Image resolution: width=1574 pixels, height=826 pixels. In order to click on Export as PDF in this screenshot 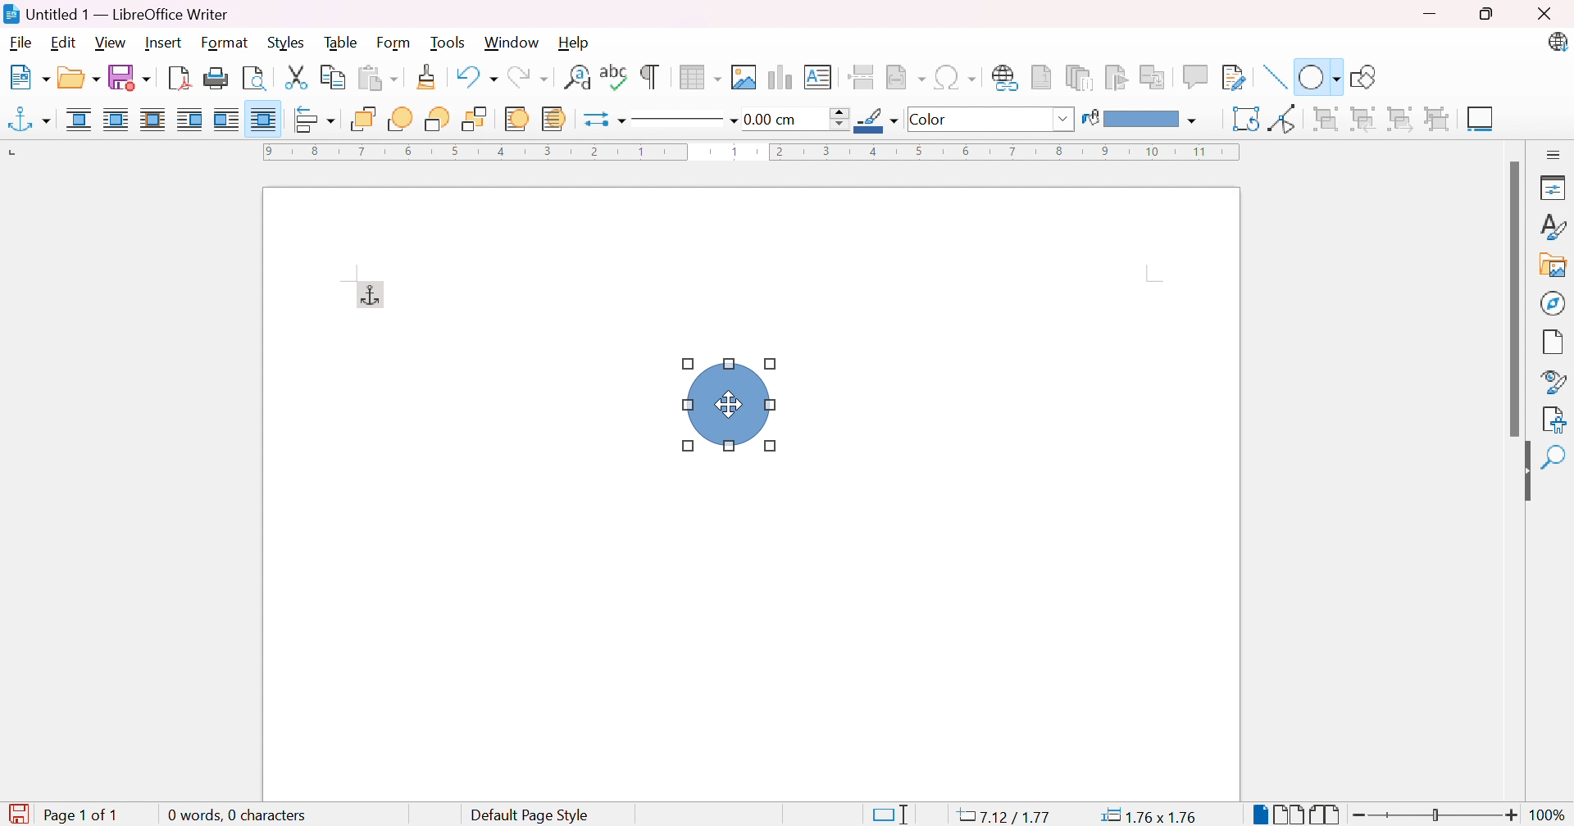, I will do `click(178, 79)`.